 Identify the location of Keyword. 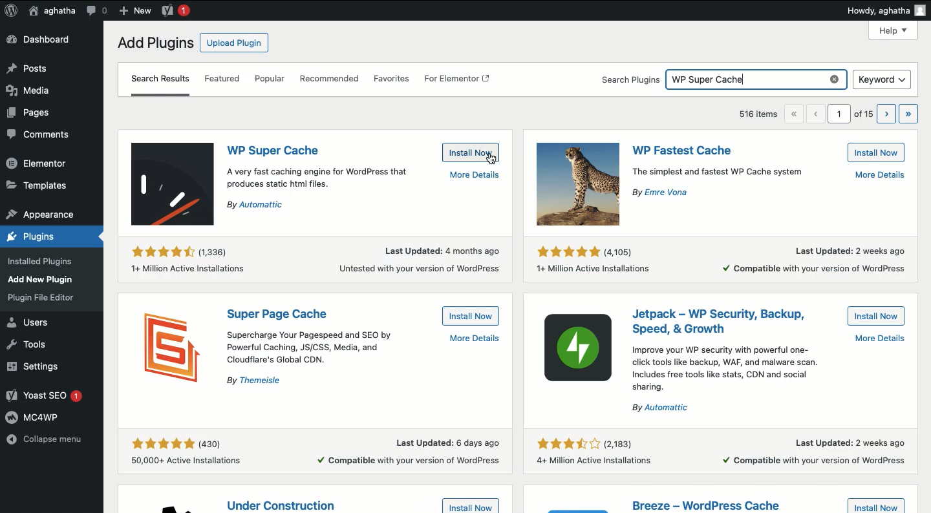
(883, 79).